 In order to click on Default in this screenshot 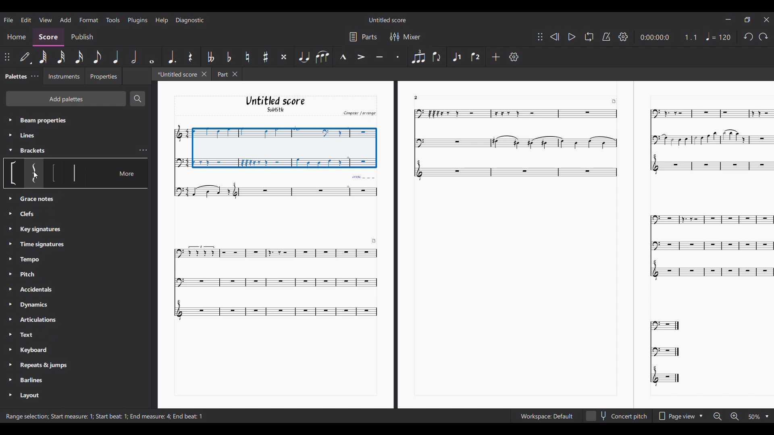, I will do `click(25, 58)`.